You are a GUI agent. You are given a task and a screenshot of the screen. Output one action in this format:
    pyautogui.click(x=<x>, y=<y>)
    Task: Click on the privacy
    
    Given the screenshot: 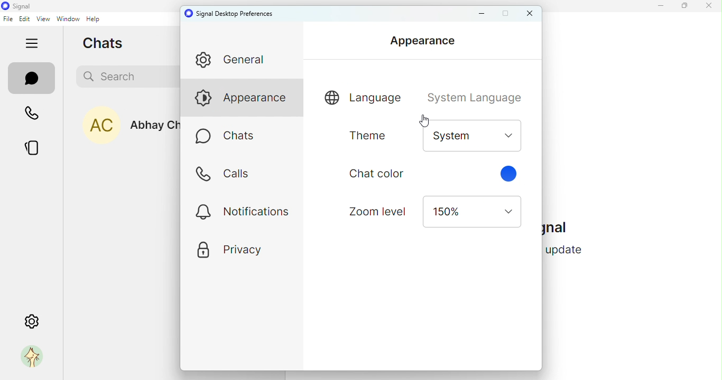 What is the action you would take?
    pyautogui.click(x=233, y=250)
    